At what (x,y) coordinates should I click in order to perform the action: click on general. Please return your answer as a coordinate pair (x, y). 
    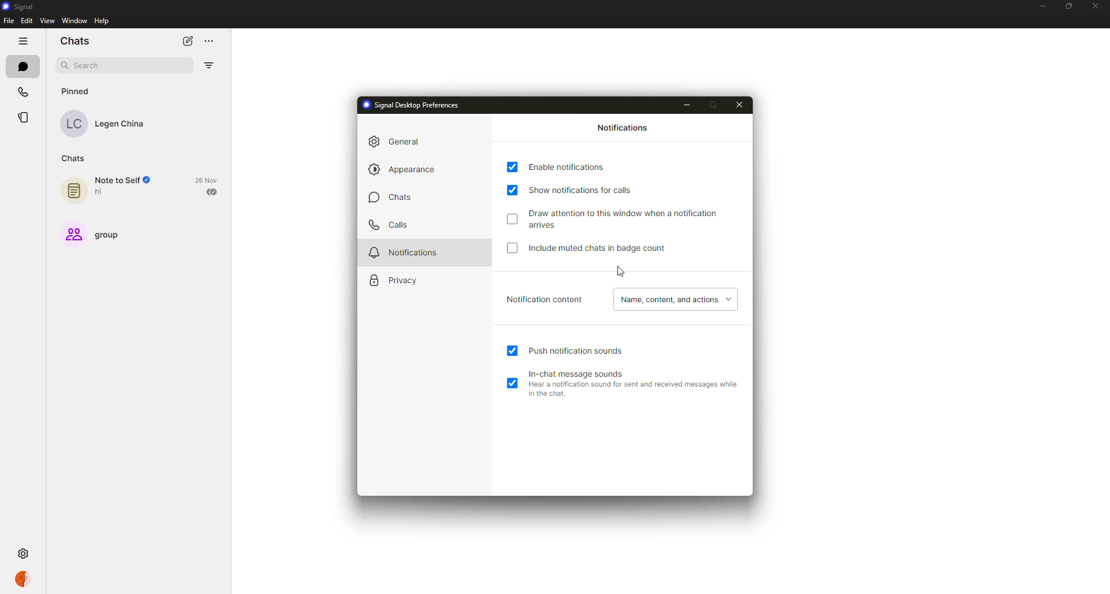
    Looking at the image, I should click on (399, 141).